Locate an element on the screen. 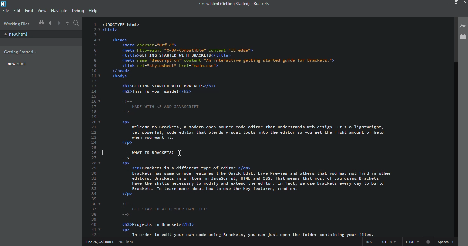  live preview is located at coordinates (463, 26).